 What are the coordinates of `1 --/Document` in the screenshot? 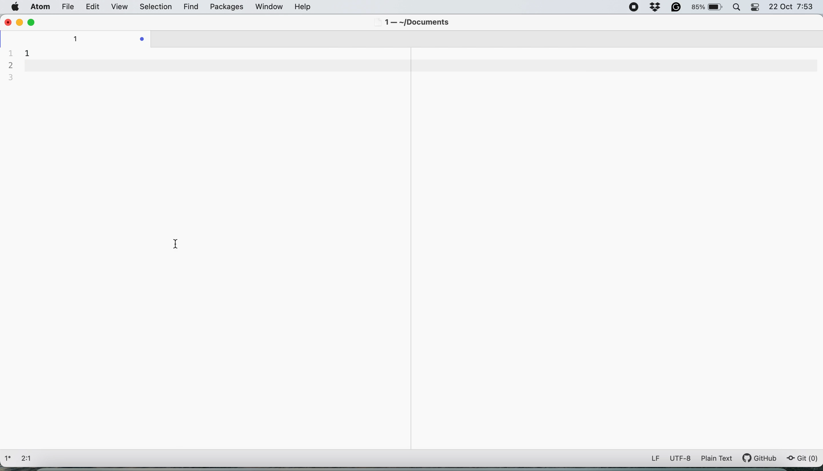 It's located at (412, 23).